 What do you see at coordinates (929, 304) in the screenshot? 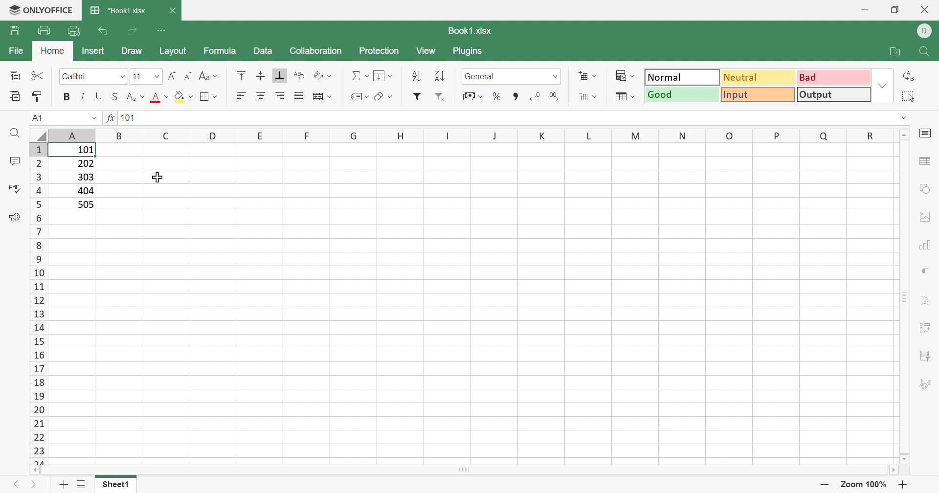
I see `Text Art settings` at bounding box center [929, 304].